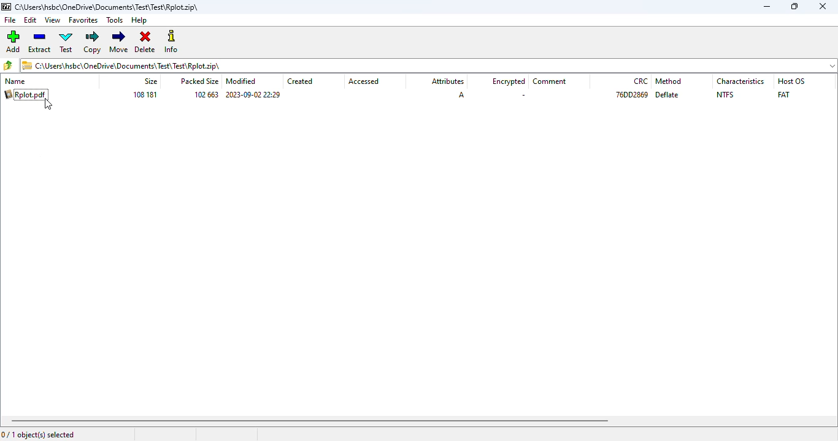  I want to click on copy, so click(92, 42).